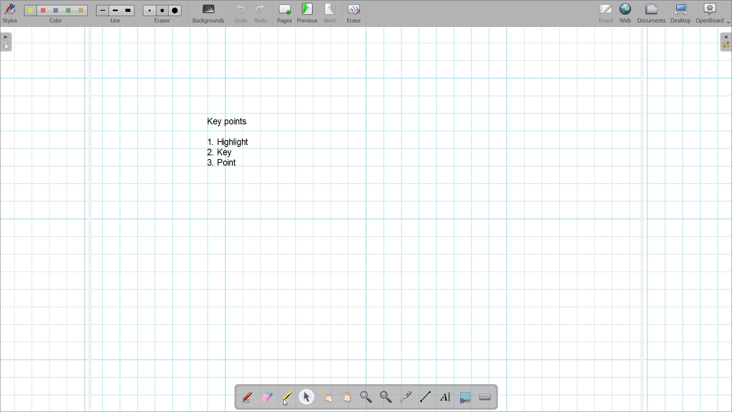  I want to click on Redo, so click(261, 13).